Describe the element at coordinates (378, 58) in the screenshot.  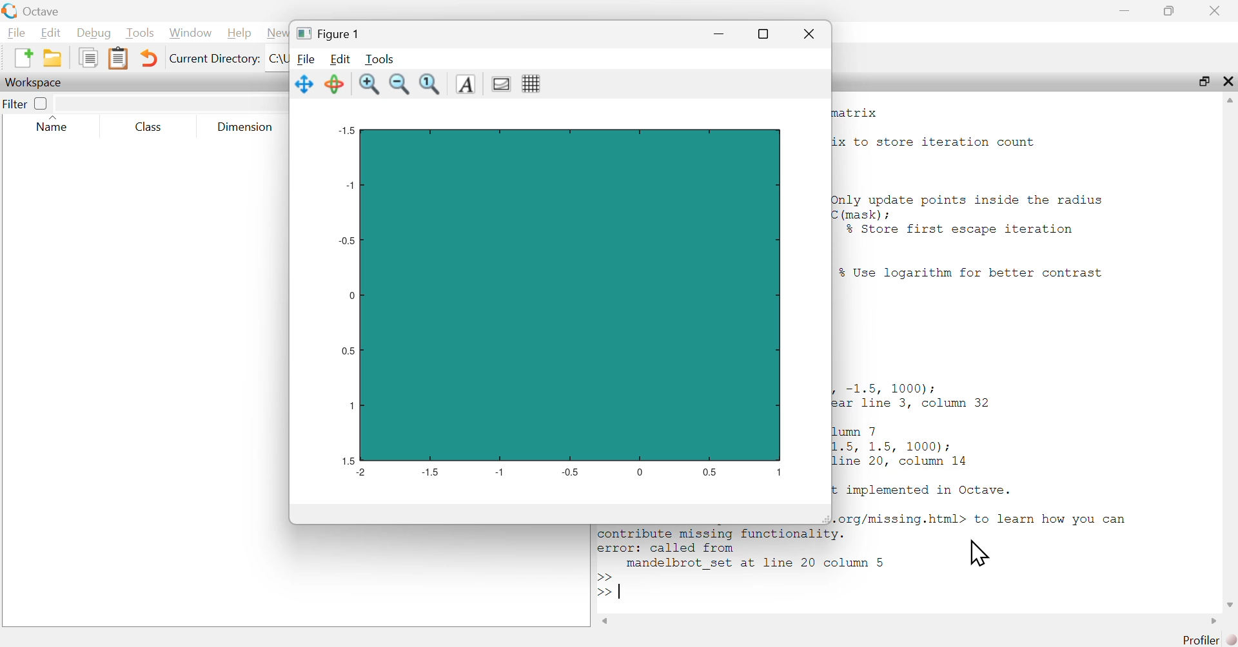
I see `Tools` at that location.